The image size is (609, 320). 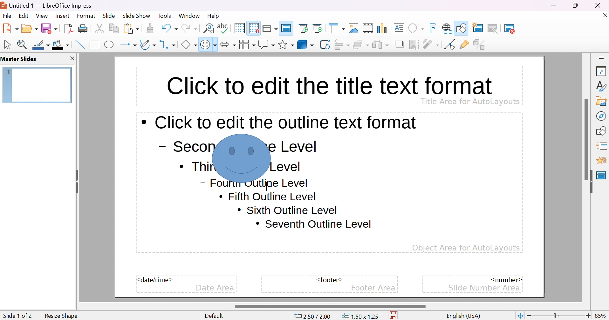 I want to click on slide transition, so click(x=603, y=145).